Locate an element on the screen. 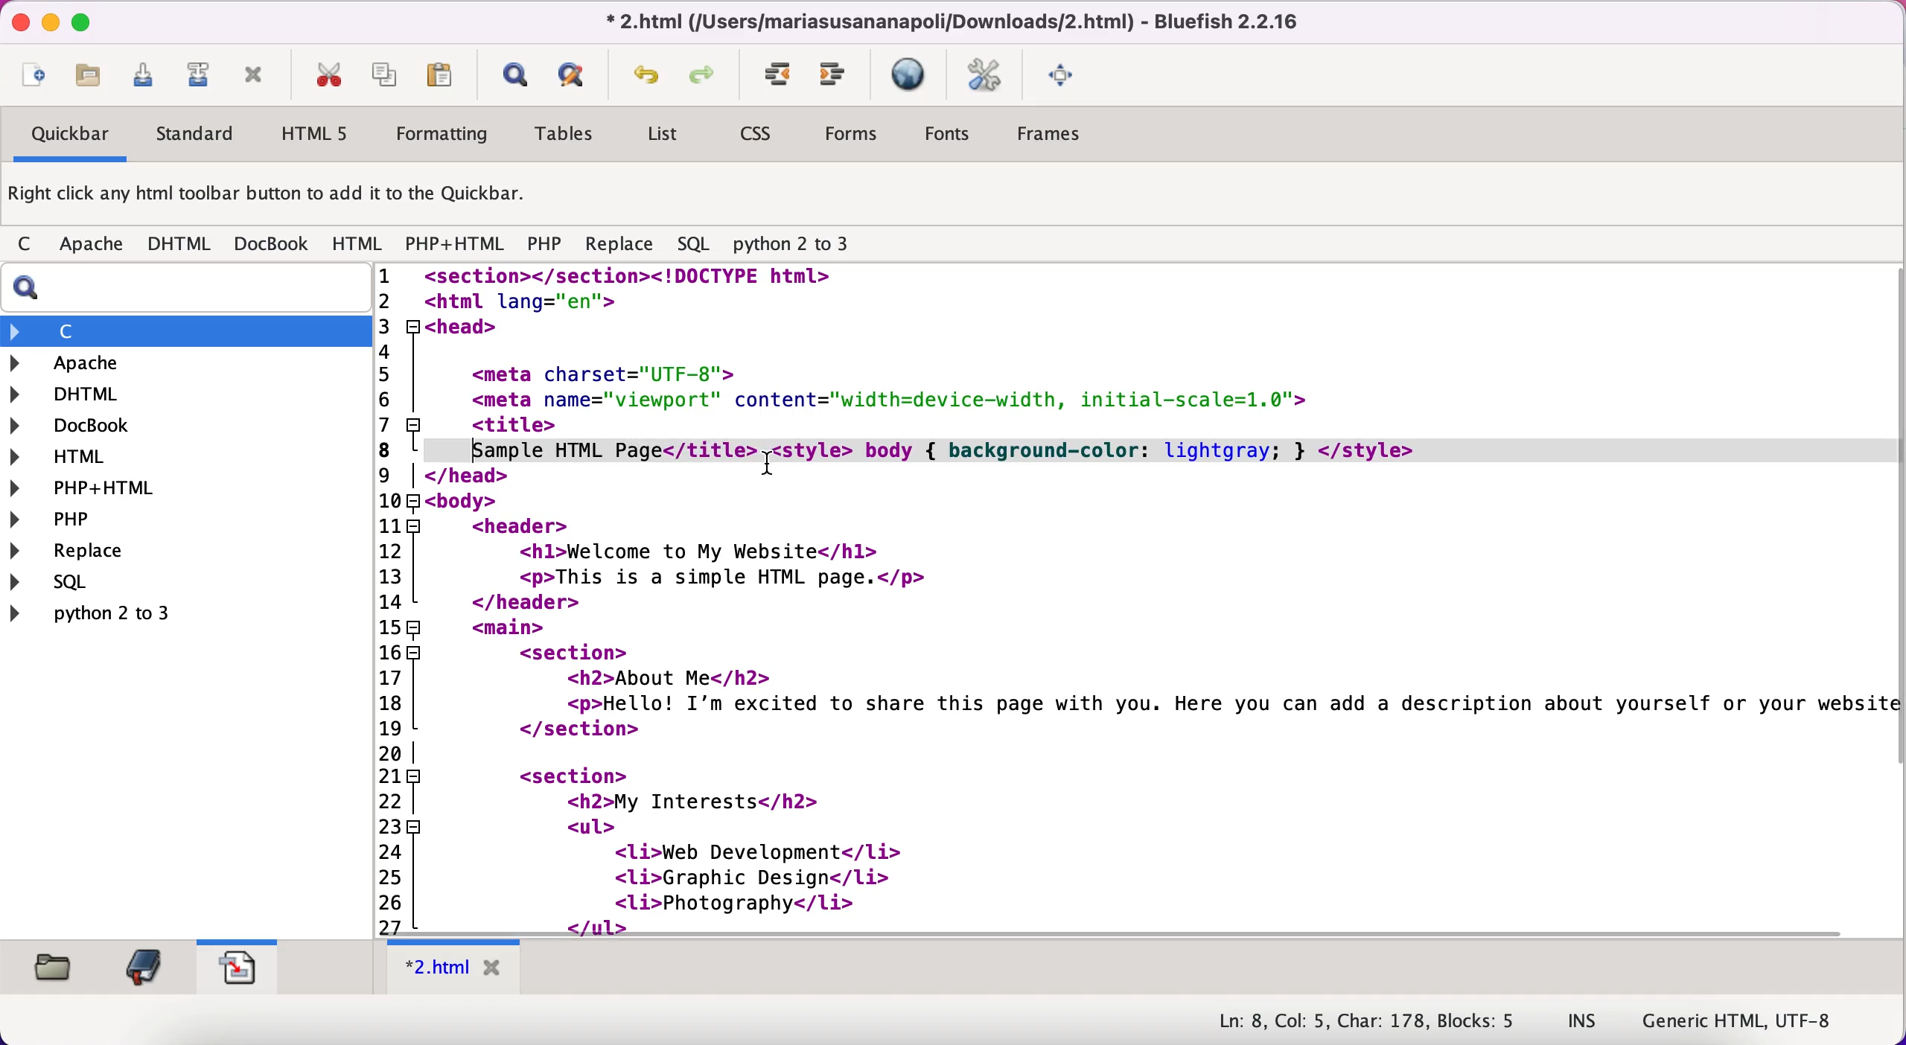  python 2 to 3 is located at coordinates (804, 245).